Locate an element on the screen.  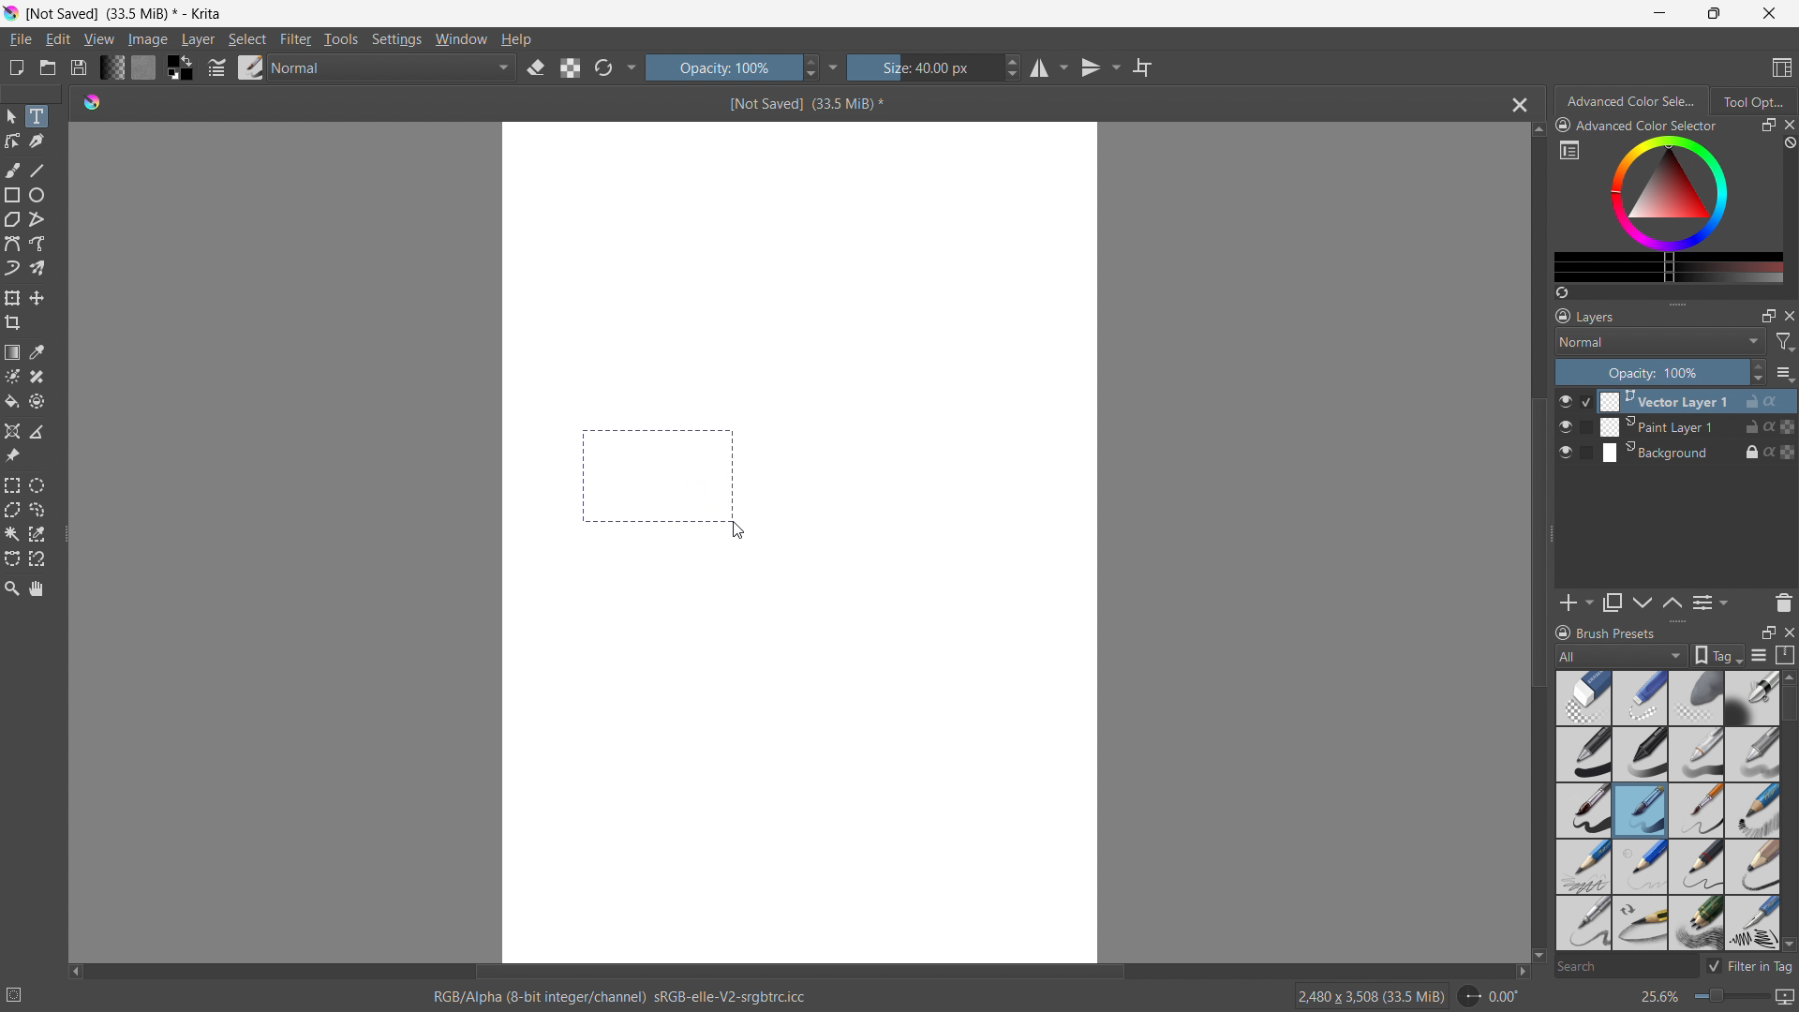
text tool selected is located at coordinates (36, 116).